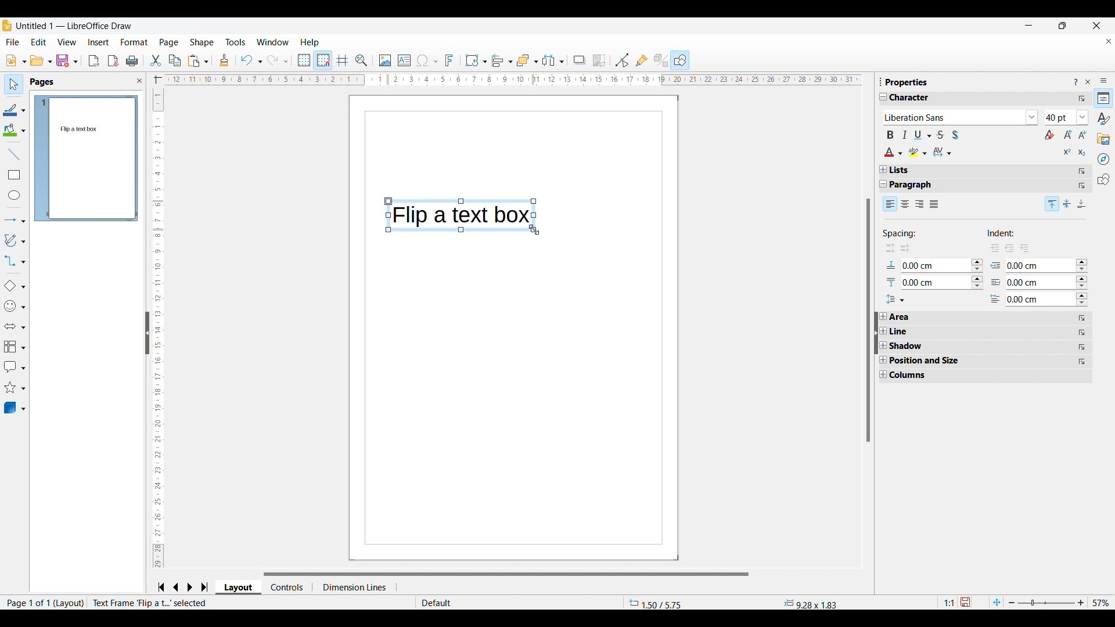  I want to click on Redo, so click(278, 60).